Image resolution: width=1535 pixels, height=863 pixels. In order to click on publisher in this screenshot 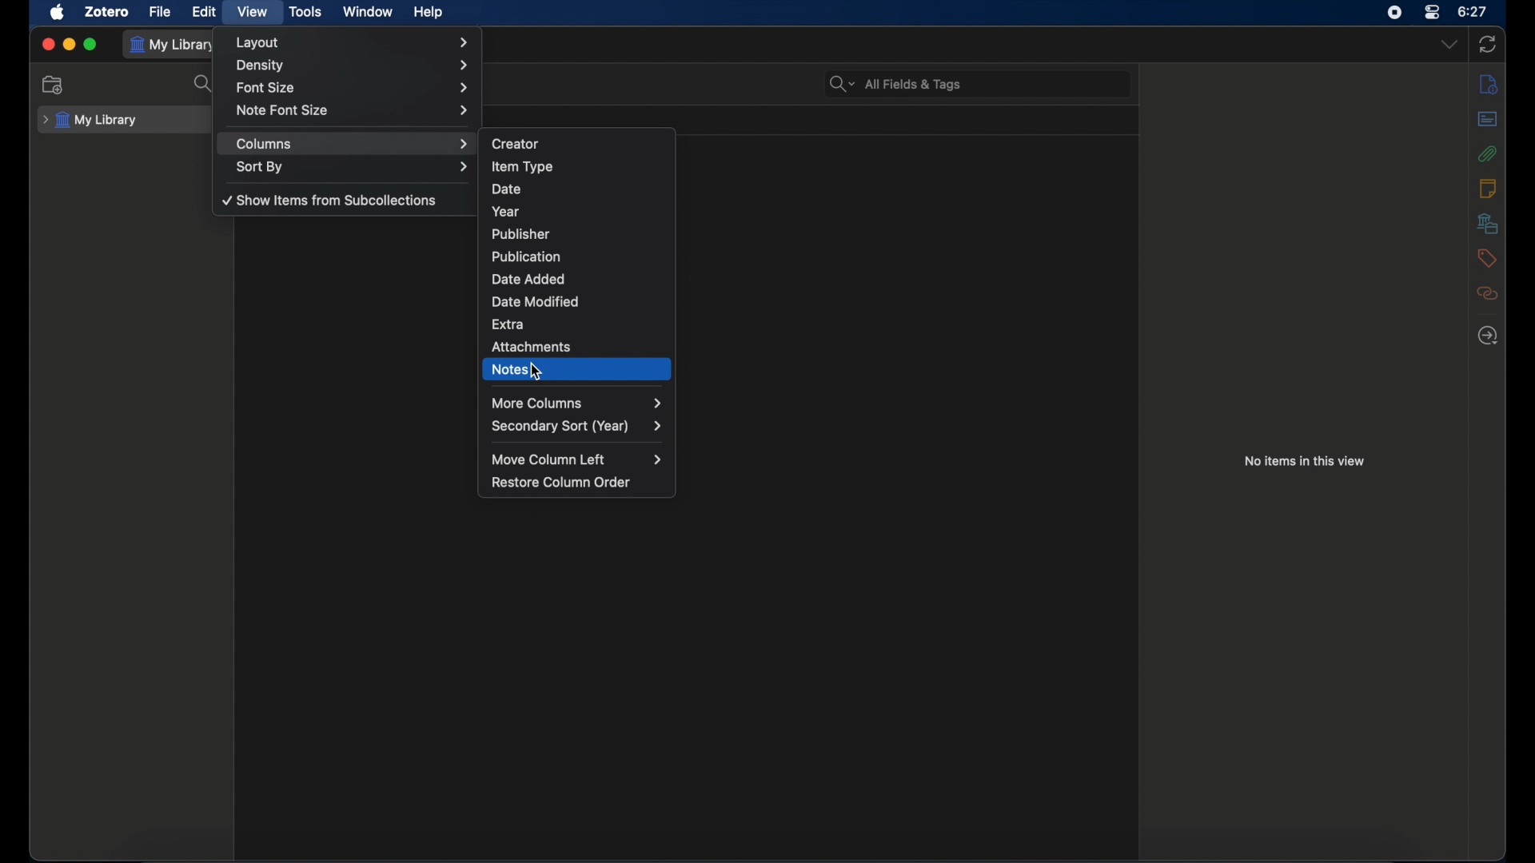, I will do `click(523, 234)`.